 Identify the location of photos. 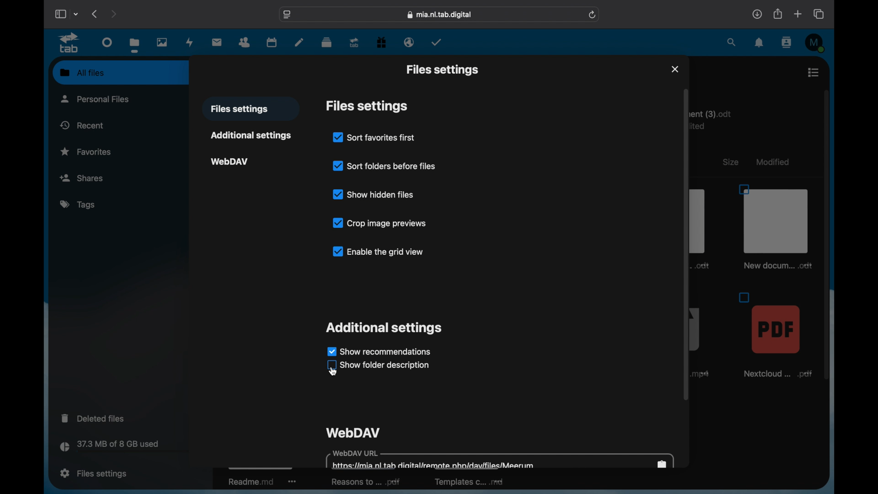
(161, 42).